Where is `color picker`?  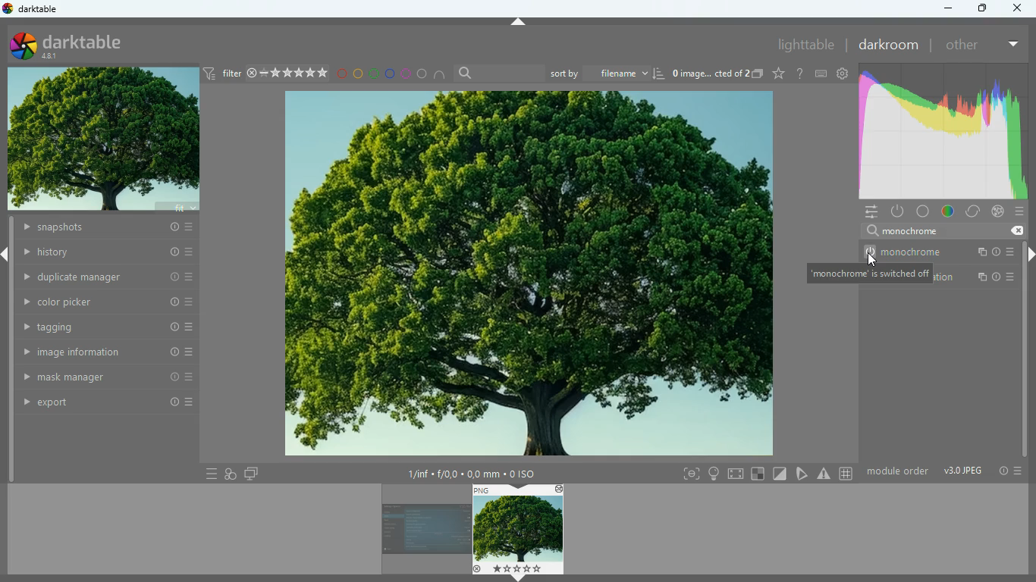 color picker is located at coordinates (108, 302).